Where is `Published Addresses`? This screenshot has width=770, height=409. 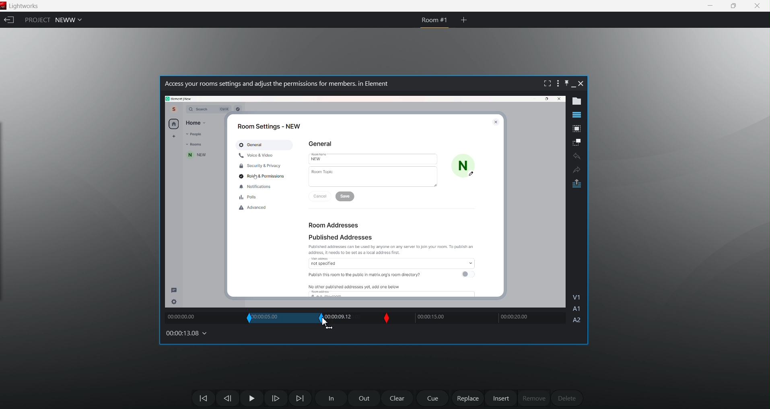
Published Addresses is located at coordinates (339, 237).